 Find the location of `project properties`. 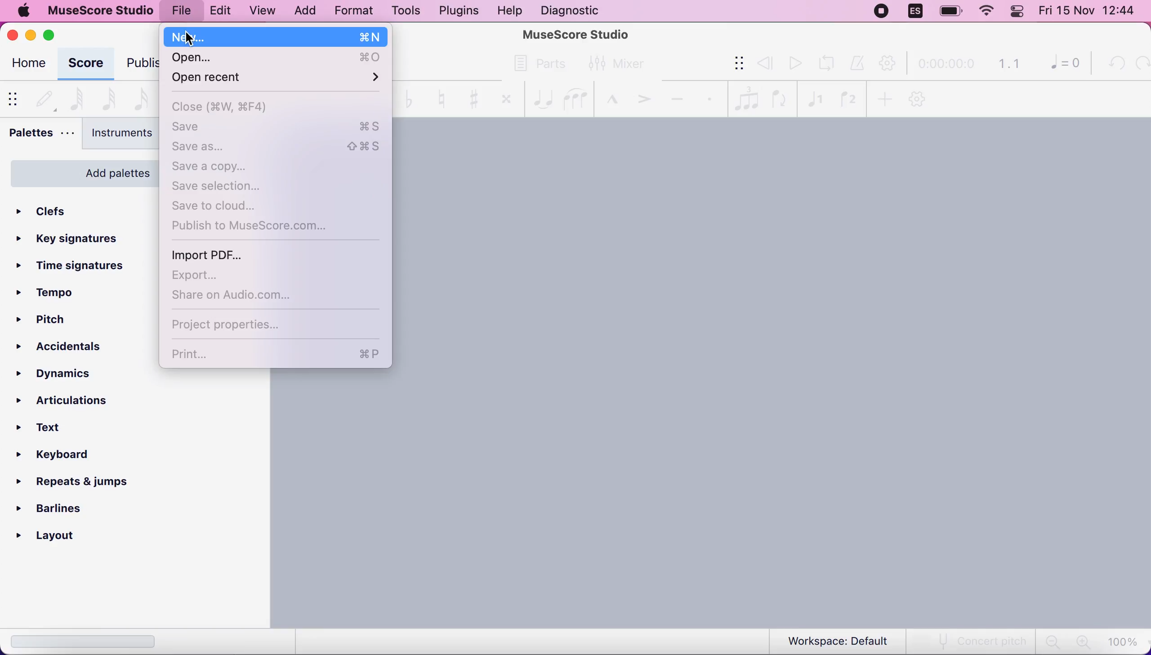

project properties is located at coordinates (242, 323).